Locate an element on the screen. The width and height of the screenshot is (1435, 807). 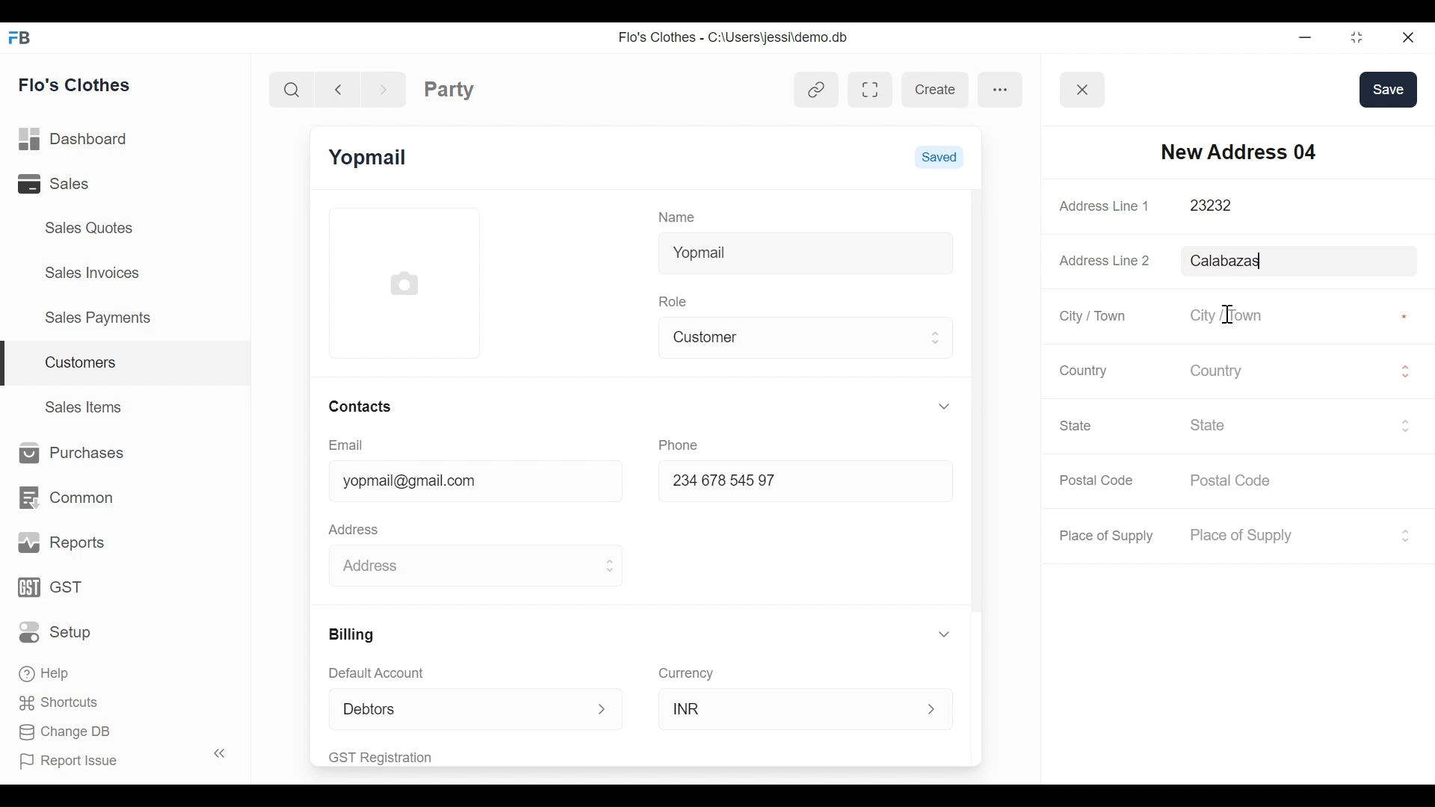
Currency is located at coordinates (687, 672).